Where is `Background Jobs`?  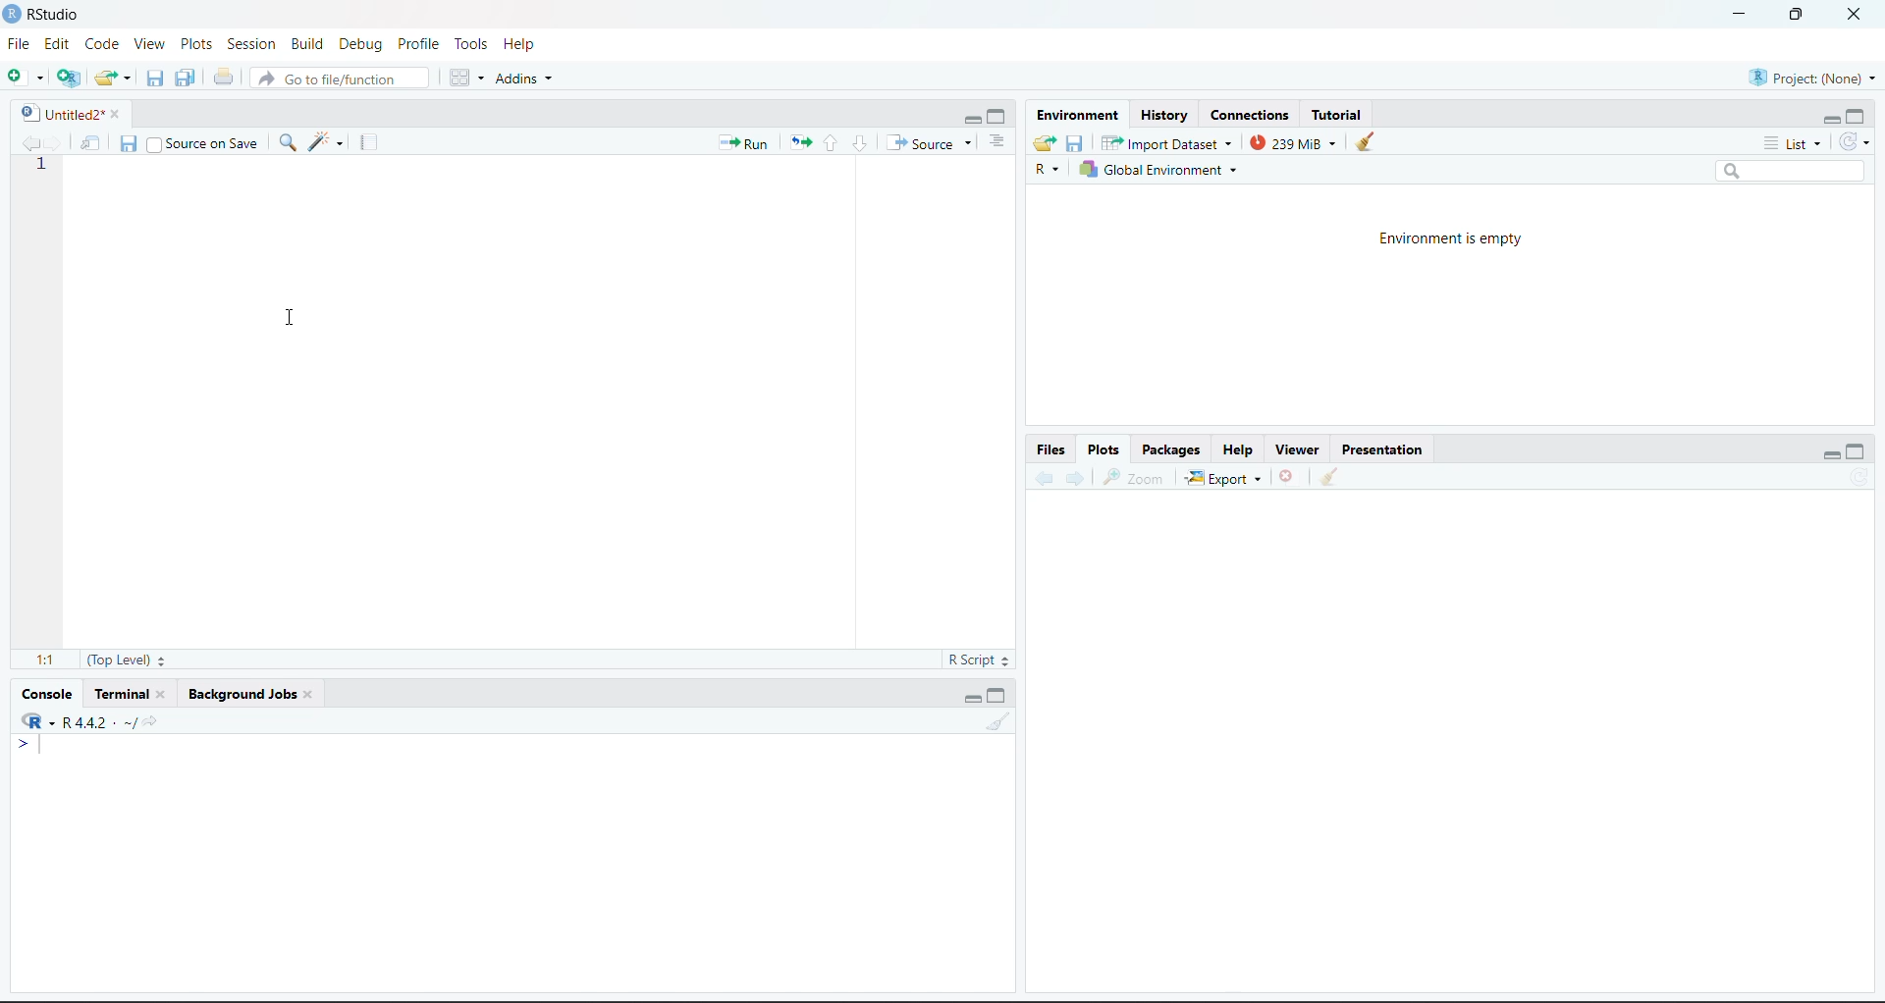 Background Jobs is located at coordinates (242, 693).